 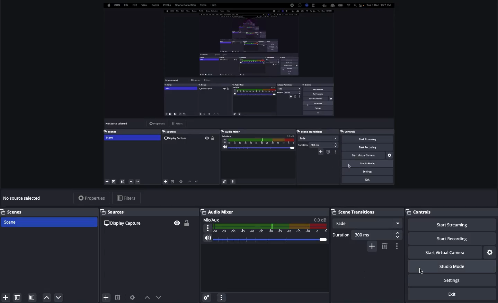 What do you see at coordinates (132, 297) in the screenshot?
I see `Source preferences` at bounding box center [132, 297].